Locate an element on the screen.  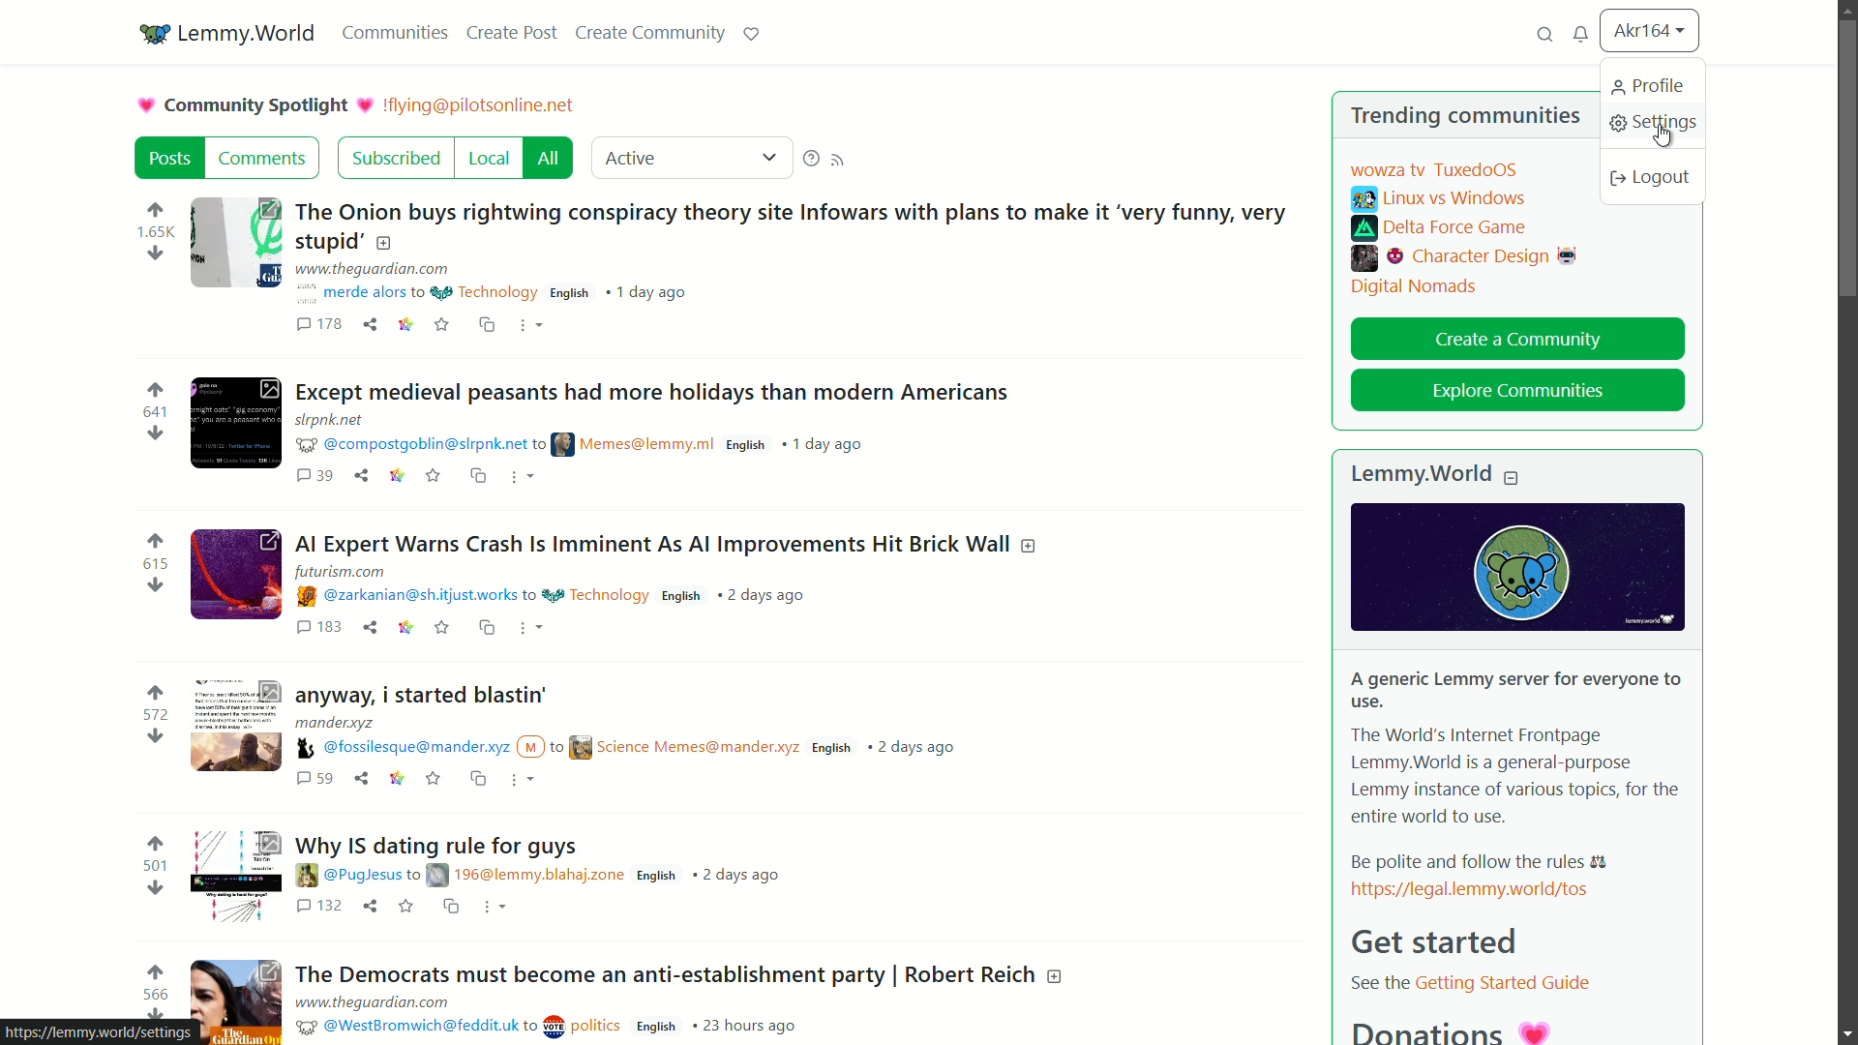
comments is located at coordinates (319, 322).